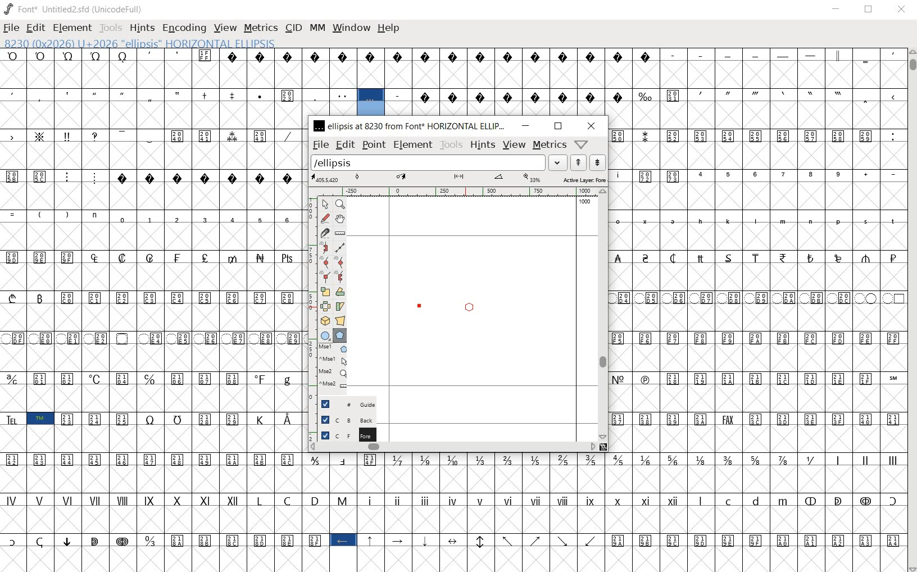 This screenshot has height=572, width=917. I want to click on VIEW, so click(224, 29).